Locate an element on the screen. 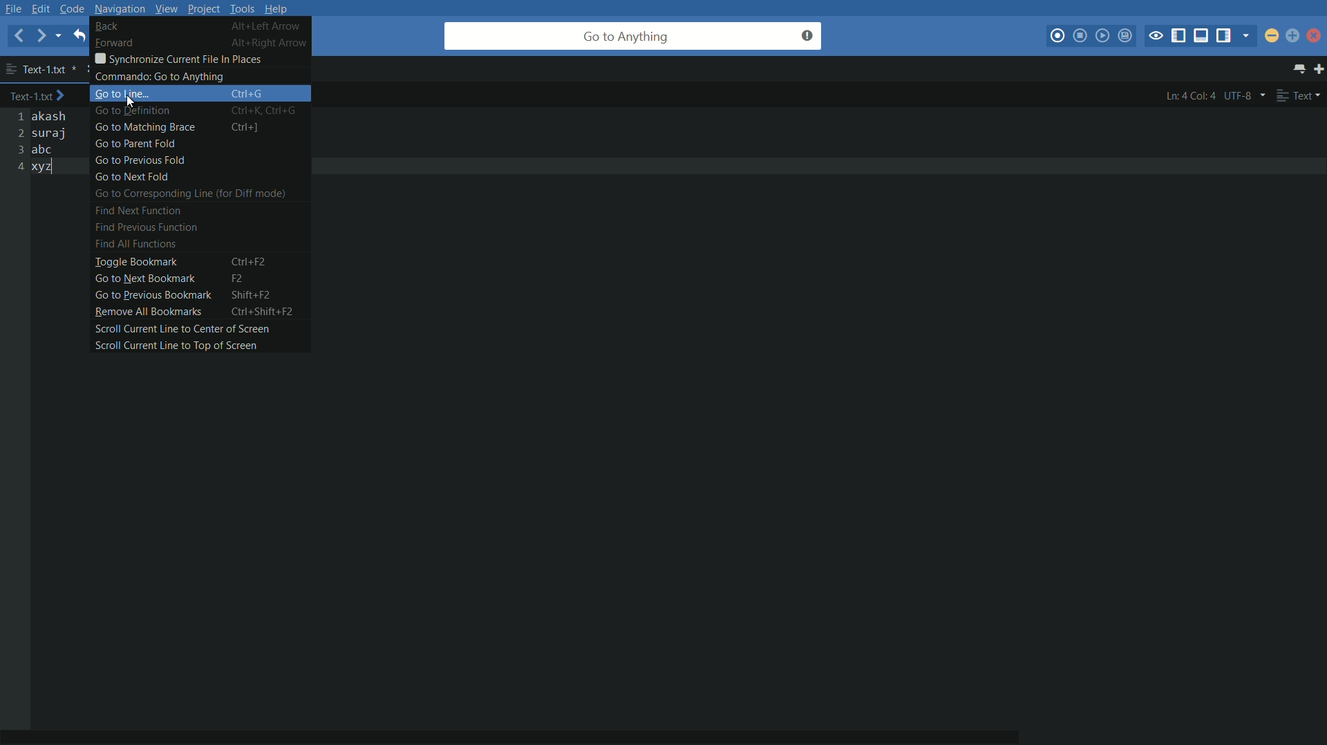  file name is located at coordinates (41, 68).